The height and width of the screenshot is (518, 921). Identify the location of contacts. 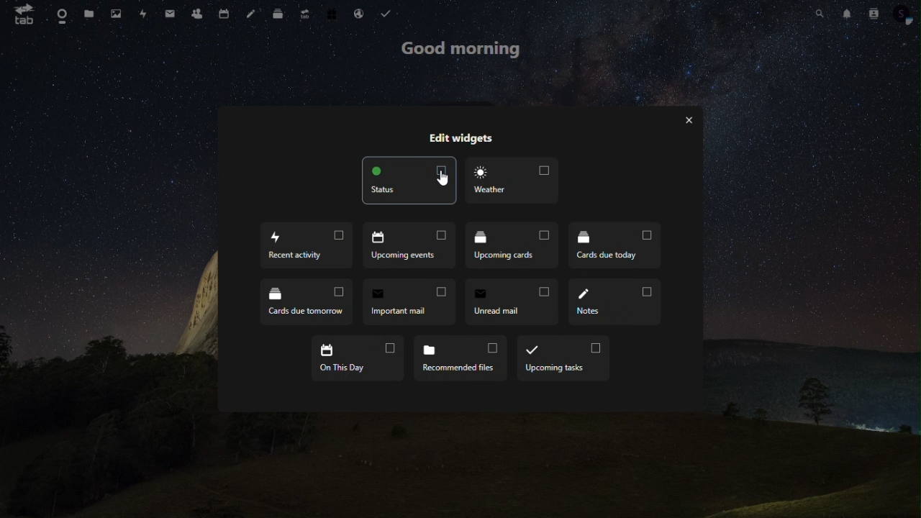
(875, 15).